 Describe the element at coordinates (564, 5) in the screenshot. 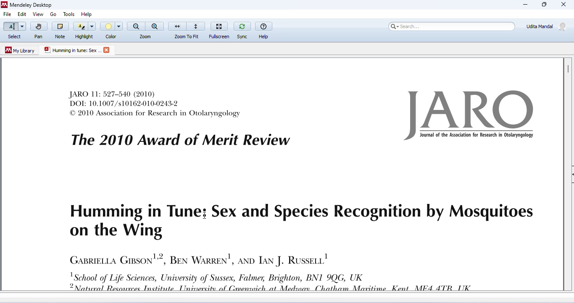

I see `close` at that location.